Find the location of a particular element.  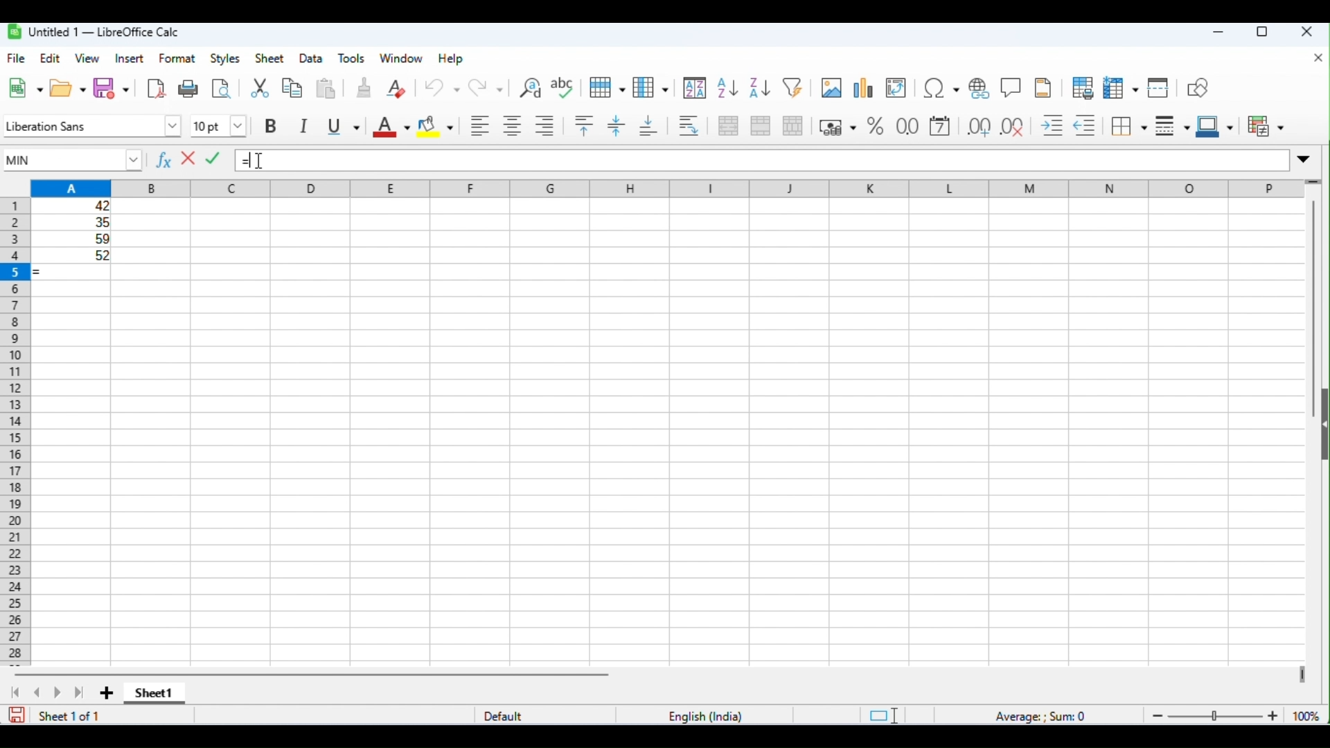

zoom is located at coordinates (1235, 715).